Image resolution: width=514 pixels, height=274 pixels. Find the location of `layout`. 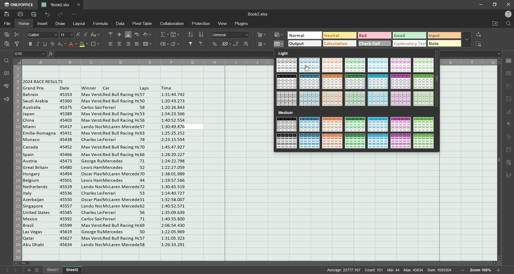

layout is located at coordinates (79, 24).